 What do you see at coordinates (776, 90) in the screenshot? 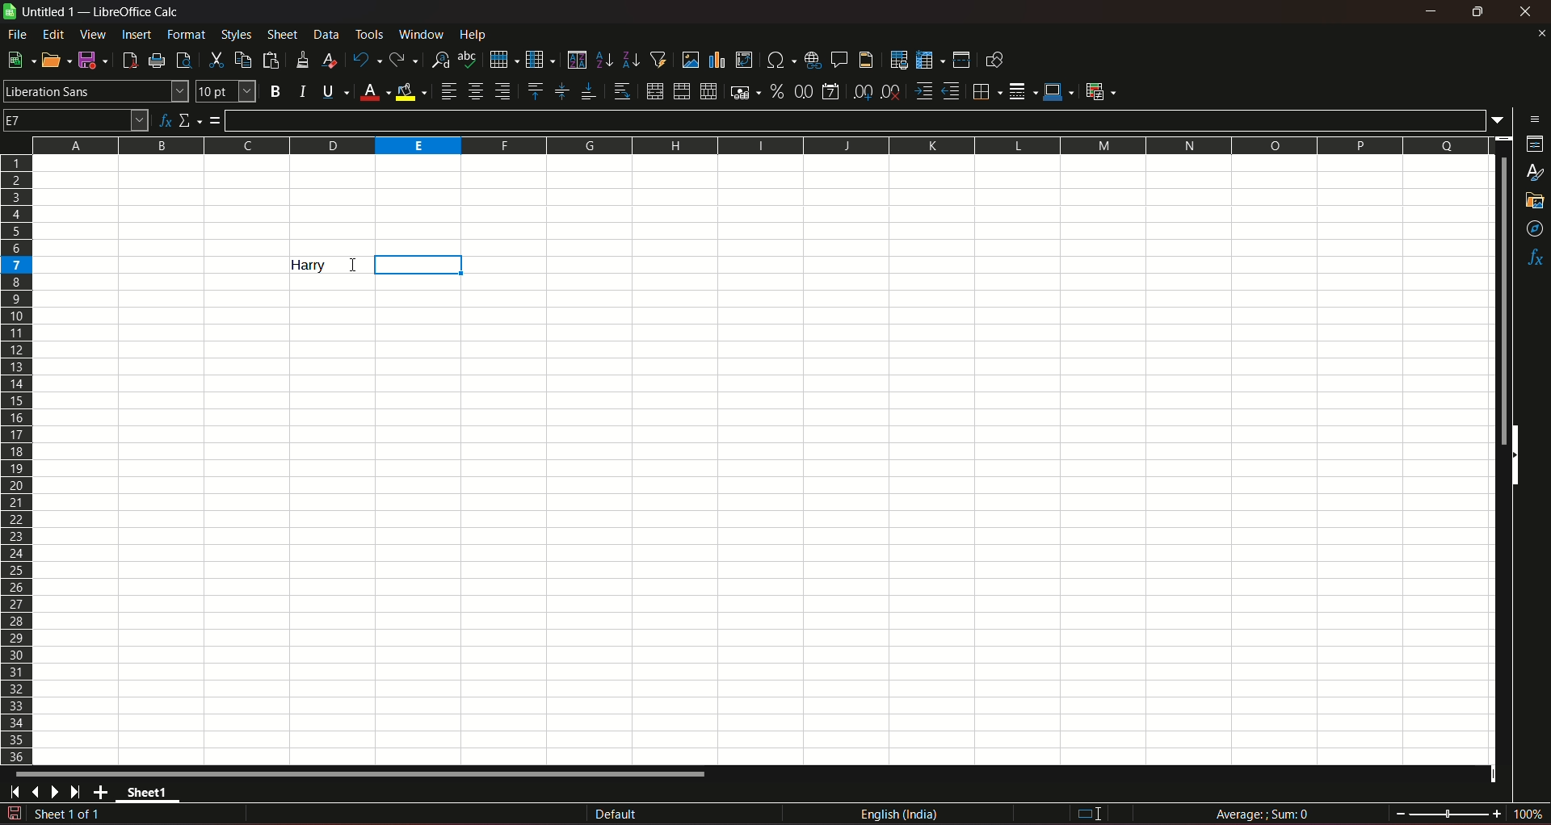
I see `format as percent` at bounding box center [776, 90].